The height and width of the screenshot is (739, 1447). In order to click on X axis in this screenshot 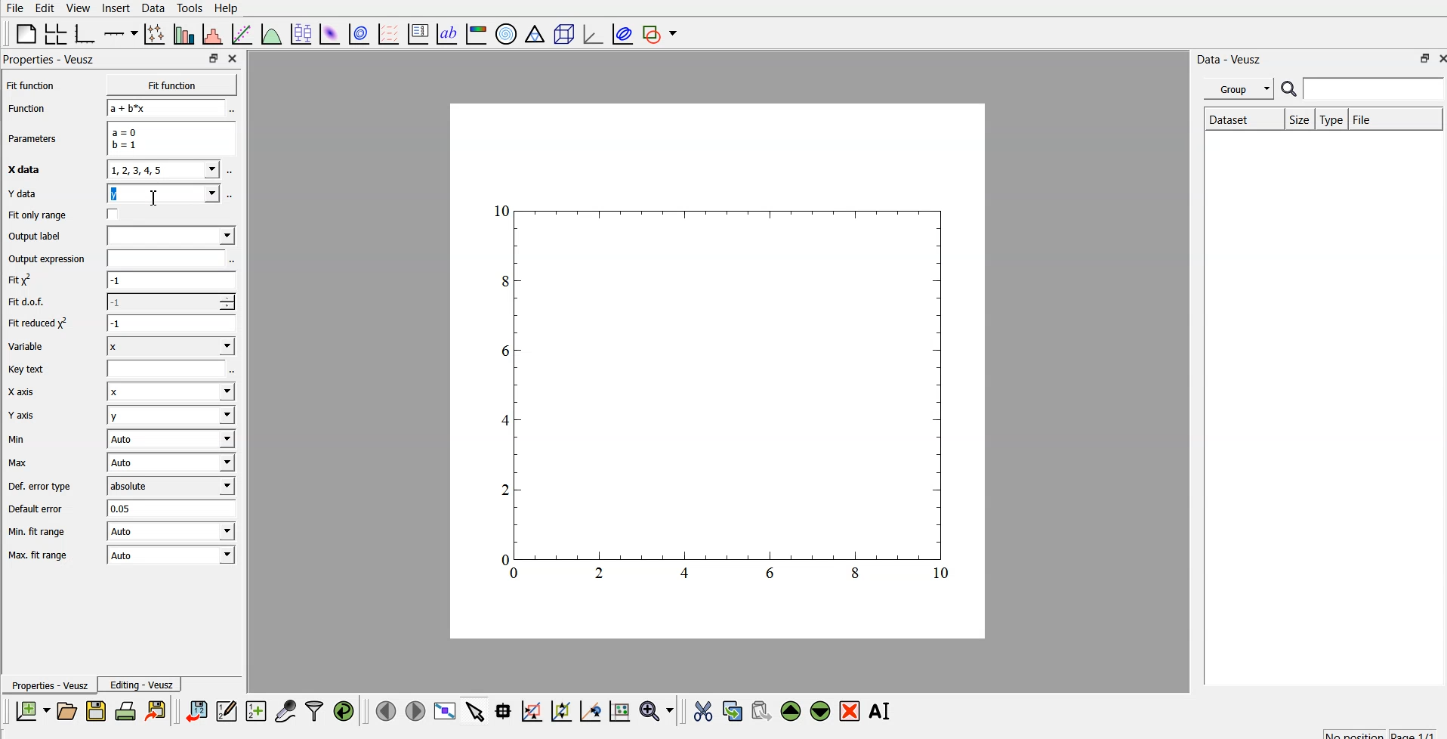, I will do `click(36, 393)`.